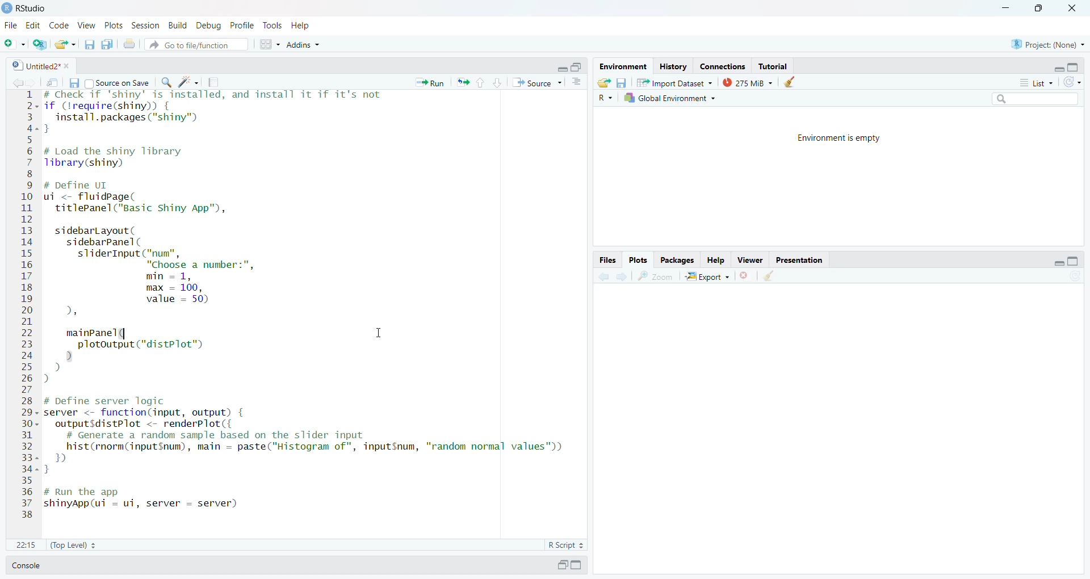 This screenshot has width=1090, height=579. What do you see at coordinates (1075, 276) in the screenshot?
I see `refresh` at bounding box center [1075, 276].